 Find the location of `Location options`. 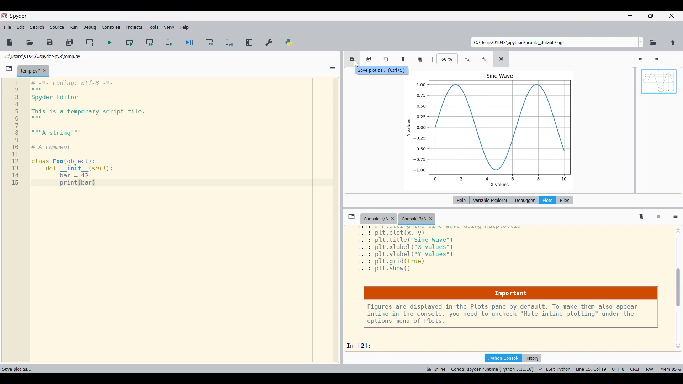

Location options is located at coordinates (641, 42).